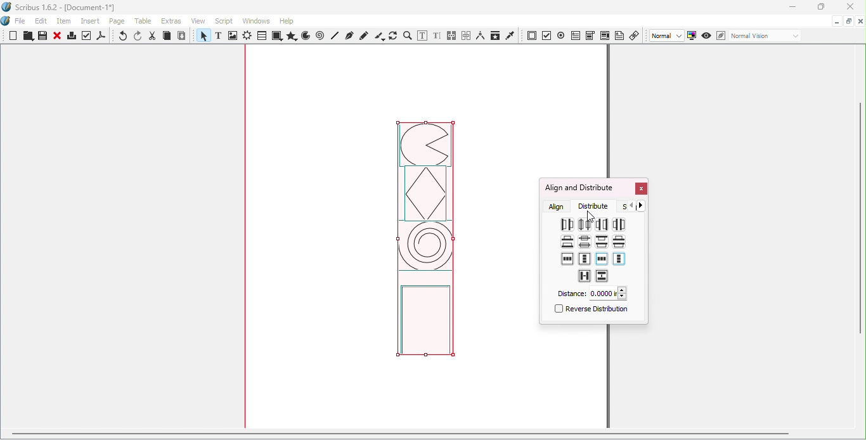 This screenshot has width=866, height=440. I want to click on Make horizontal gaps between and sides of page equal, so click(568, 259).